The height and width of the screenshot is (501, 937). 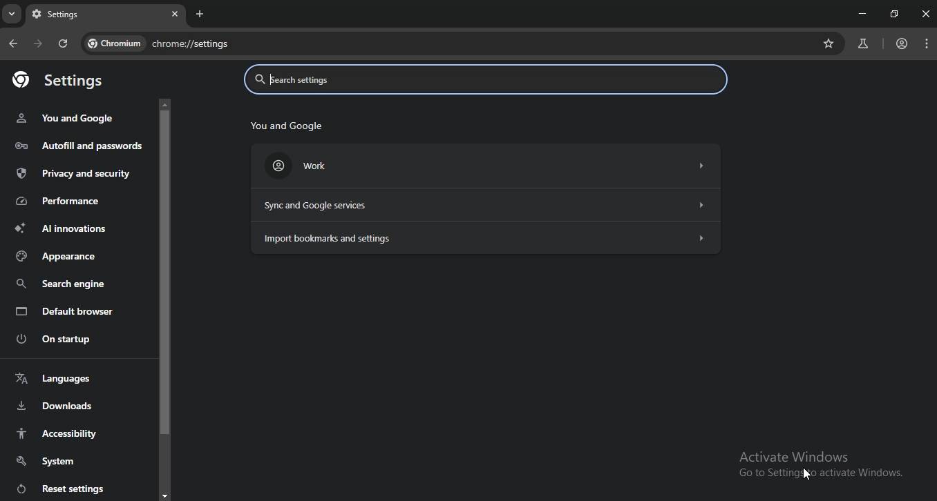 I want to click on import bookmarks and settings, so click(x=484, y=237).